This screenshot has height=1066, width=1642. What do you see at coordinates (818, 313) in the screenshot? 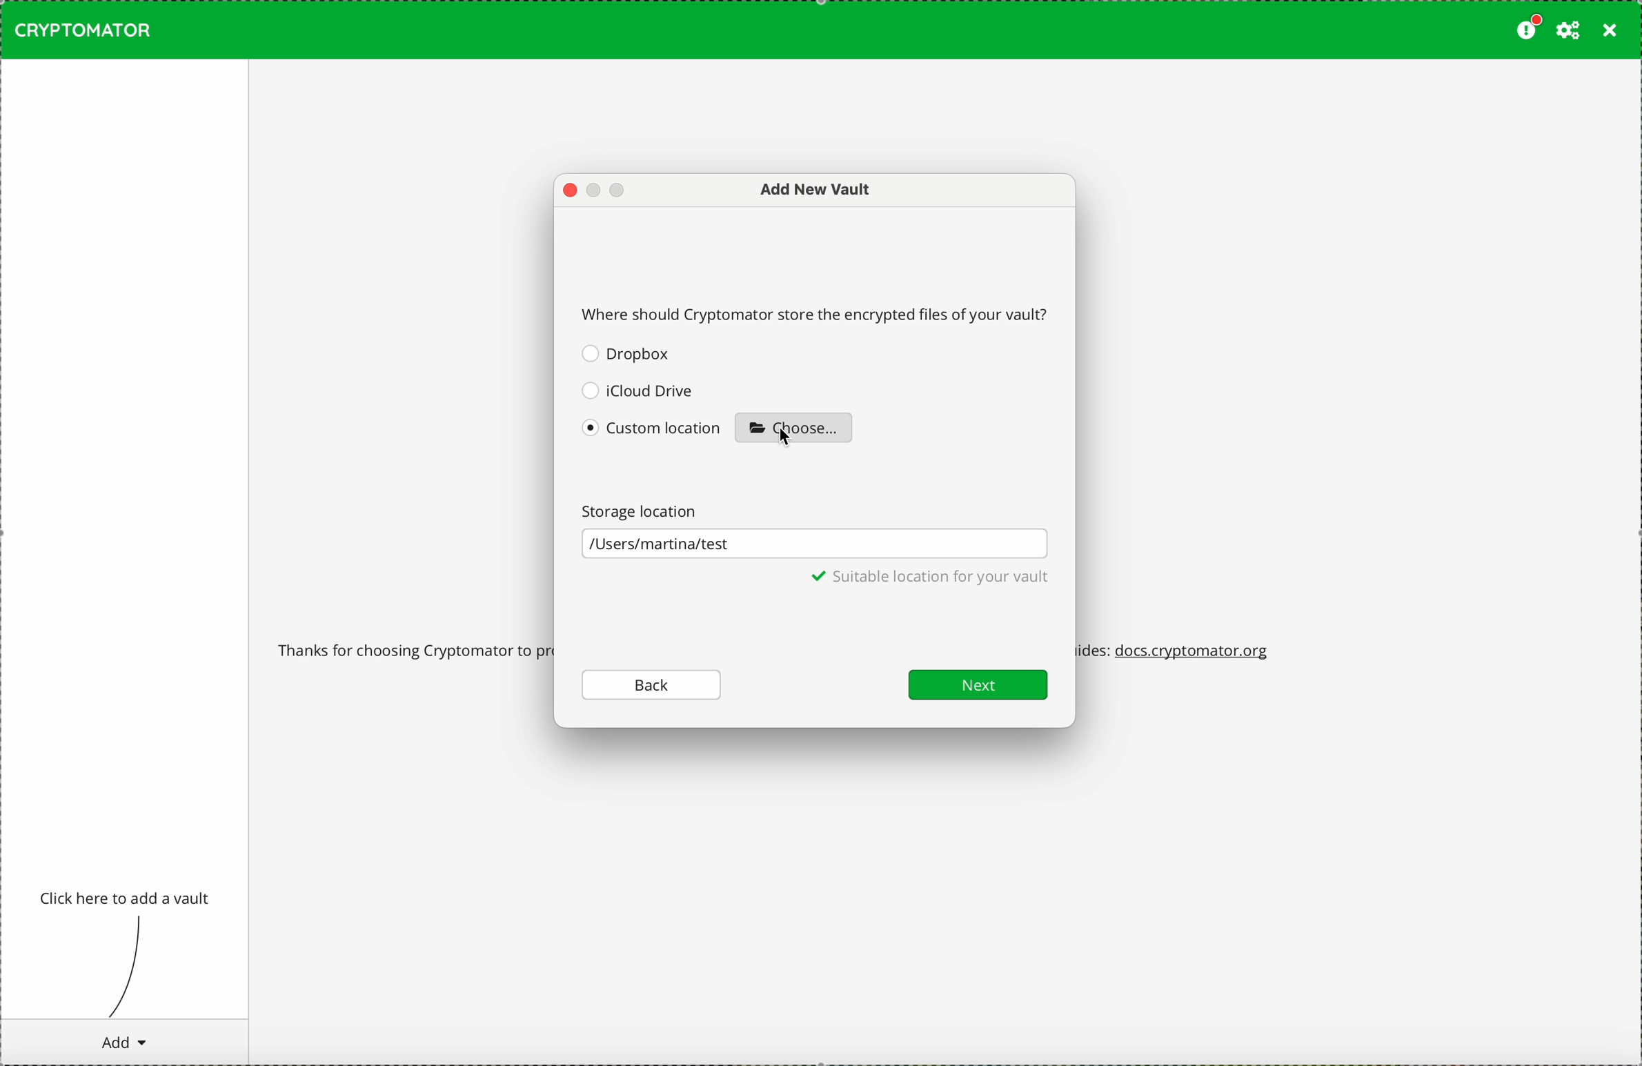
I see `question` at bounding box center [818, 313].